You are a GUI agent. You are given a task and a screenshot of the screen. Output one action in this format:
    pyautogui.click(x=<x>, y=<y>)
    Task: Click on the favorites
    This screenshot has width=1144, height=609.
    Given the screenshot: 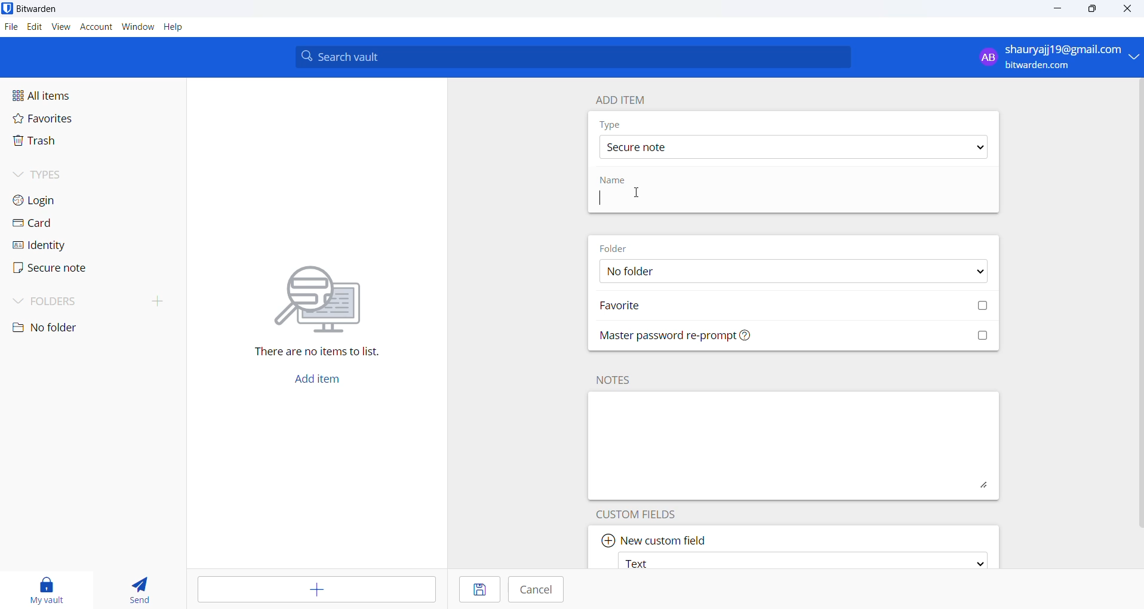 What is the action you would take?
    pyautogui.click(x=61, y=120)
    